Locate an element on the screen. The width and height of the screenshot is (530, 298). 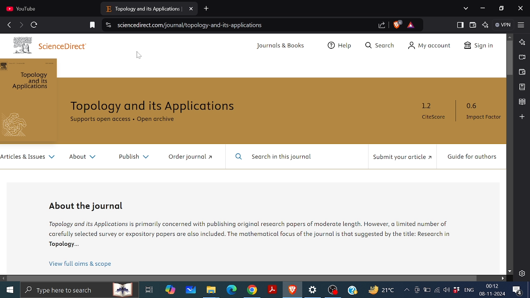
Brave browser is located at coordinates (292, 290).